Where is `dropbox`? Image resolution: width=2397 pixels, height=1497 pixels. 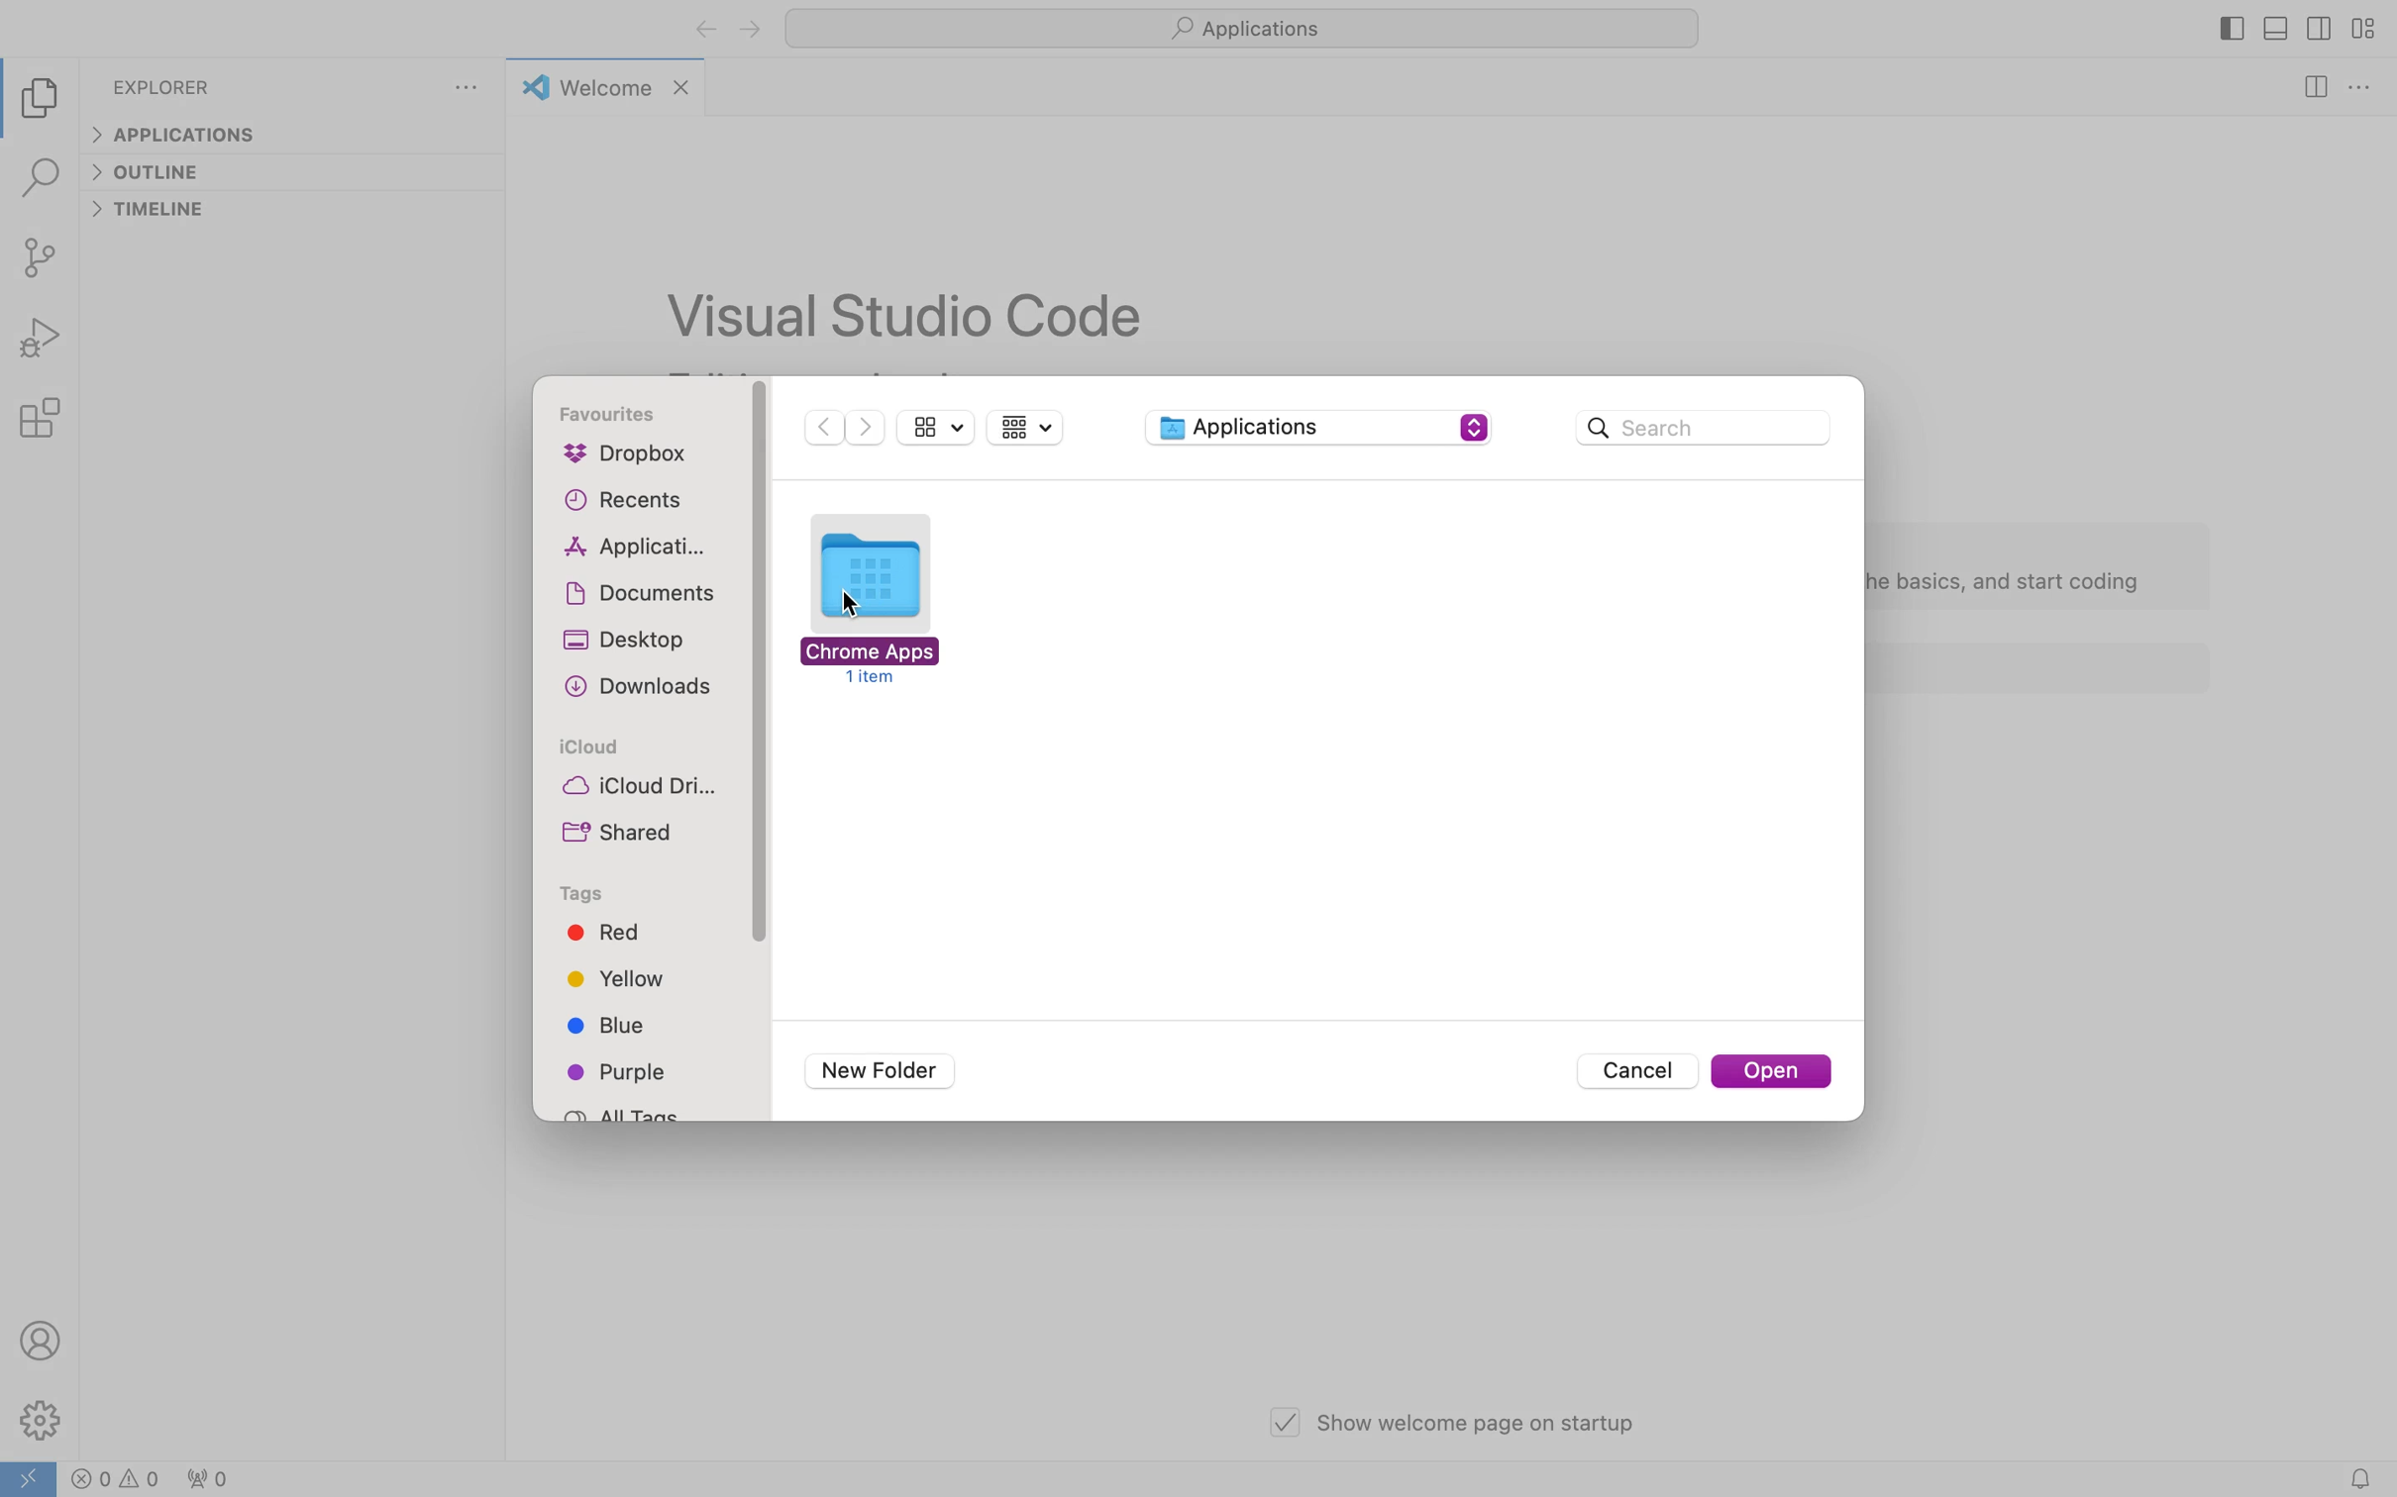 dropbox is located at coordinates (637, 457).